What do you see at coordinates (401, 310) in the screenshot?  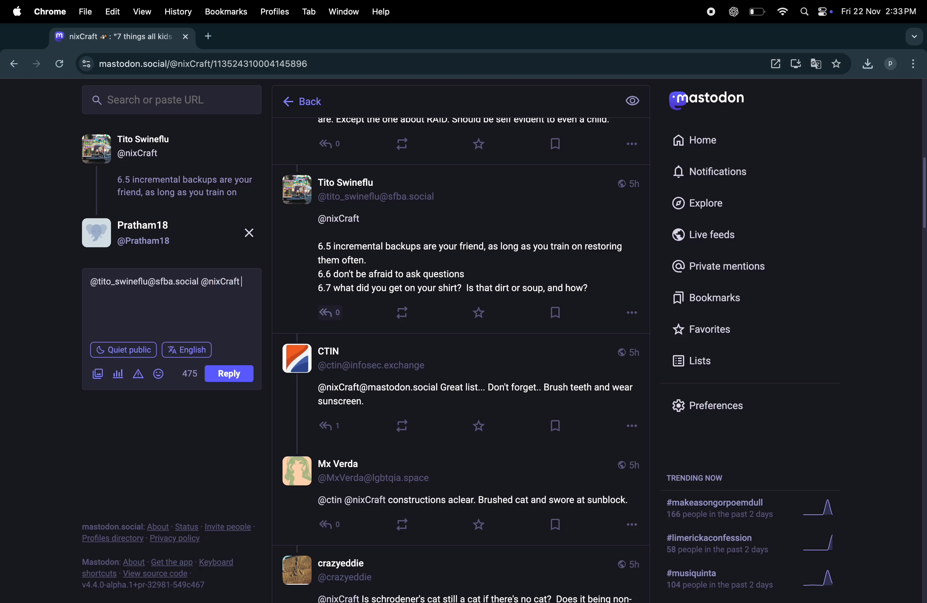 I see `loop` at bounding box center [401, 310].